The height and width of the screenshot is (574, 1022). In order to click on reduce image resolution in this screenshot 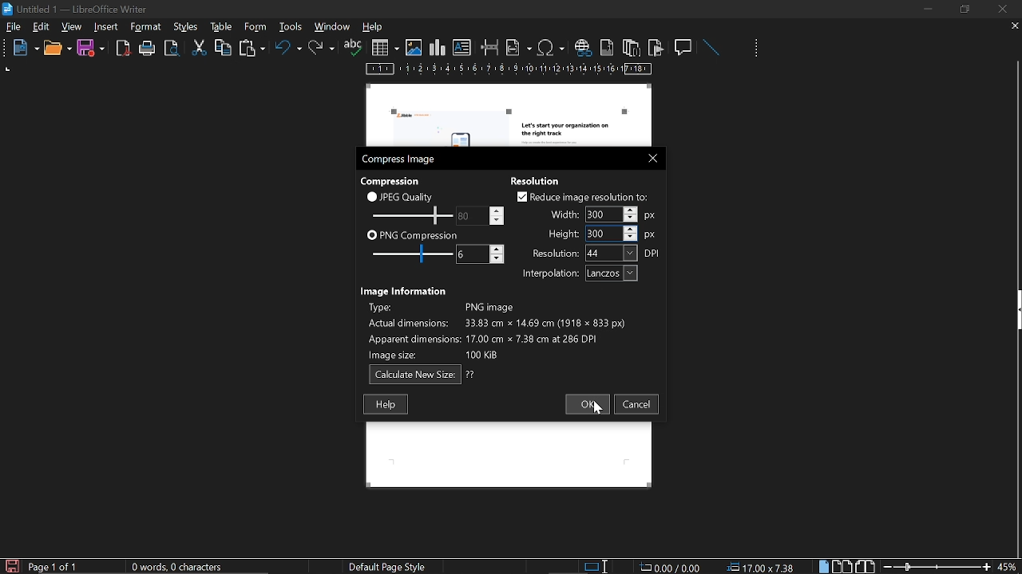, I will do `click(583, 196)`.